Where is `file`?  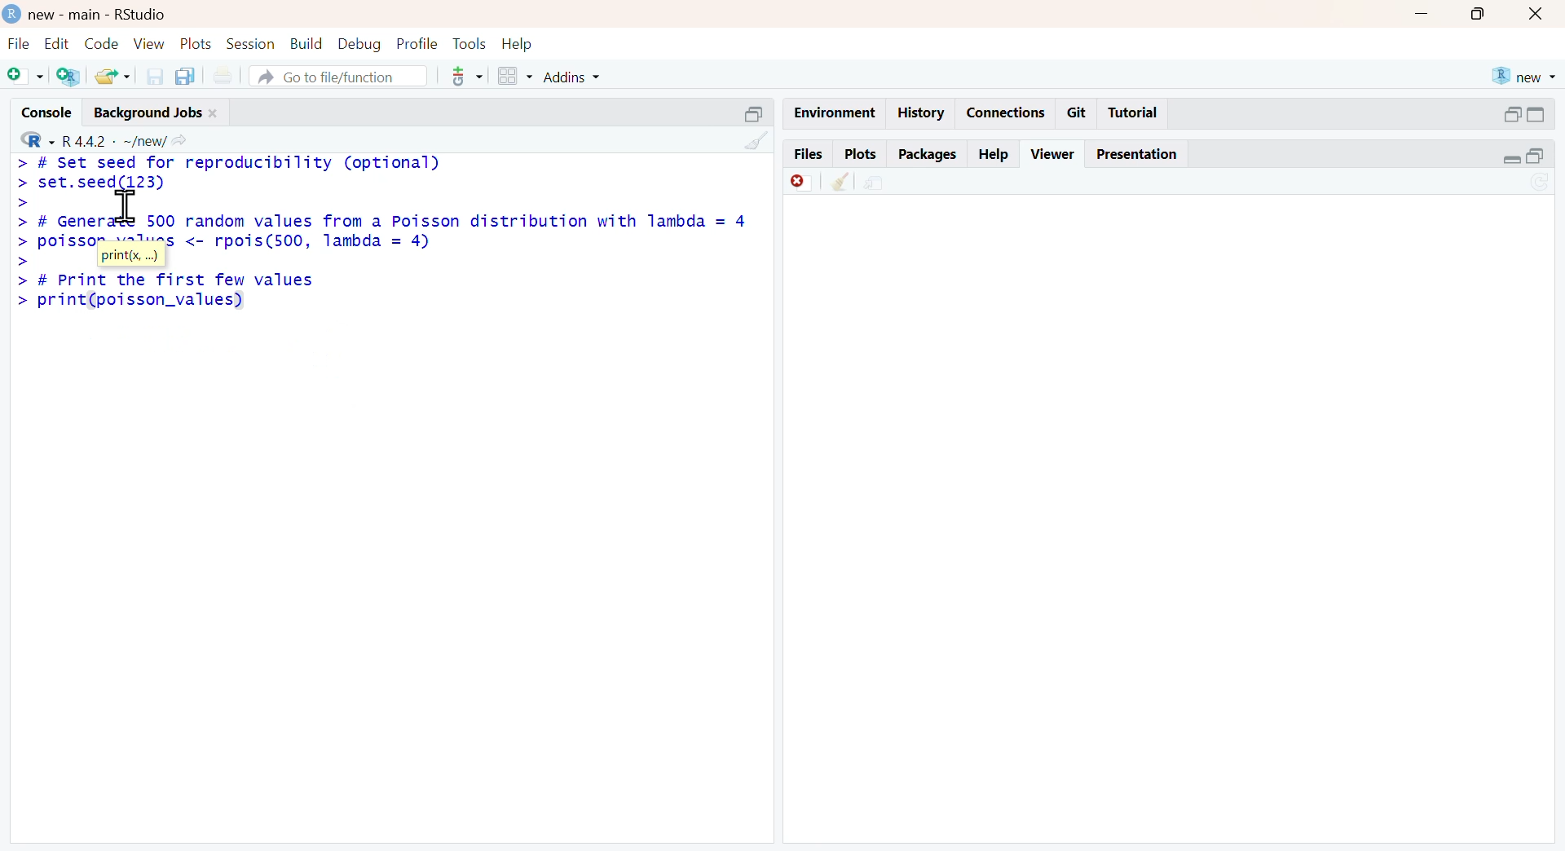
file is located at coordinates (21, 43).